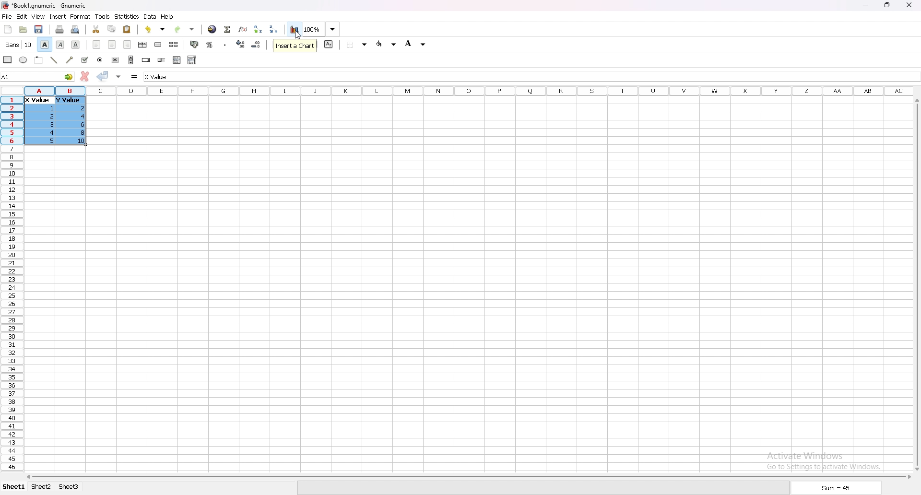 This screenshot has width=921, height=495. I want to click on edit, so click(22, 16).